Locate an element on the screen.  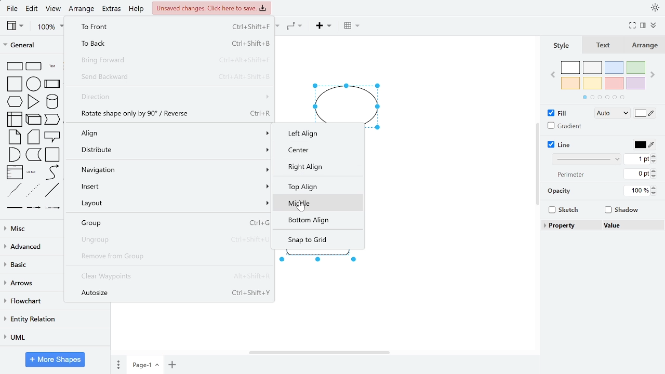
process is located at coordinates (52, 84).